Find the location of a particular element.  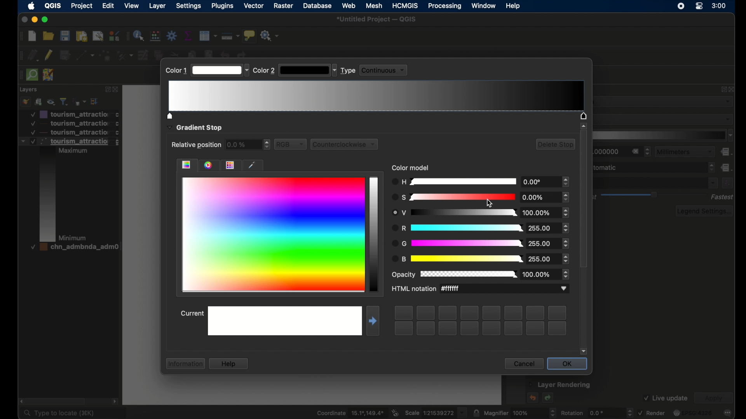

information is located at coordinates (184, 364).